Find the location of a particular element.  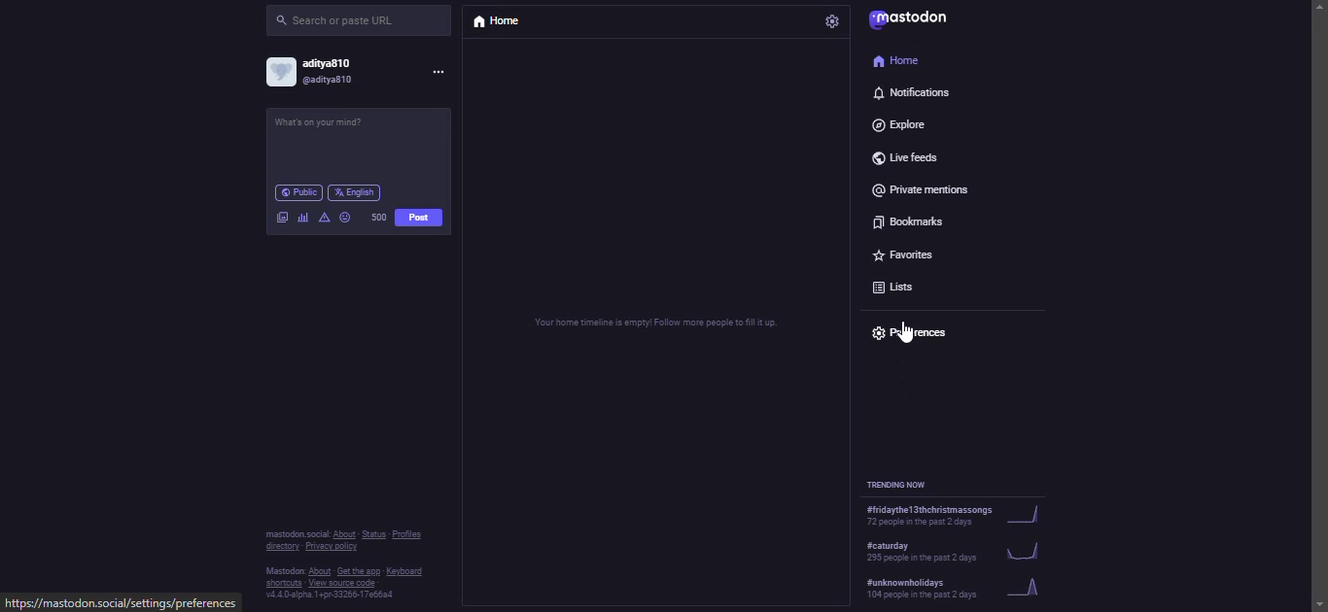

private mentions is located at coordinates (927, 191).